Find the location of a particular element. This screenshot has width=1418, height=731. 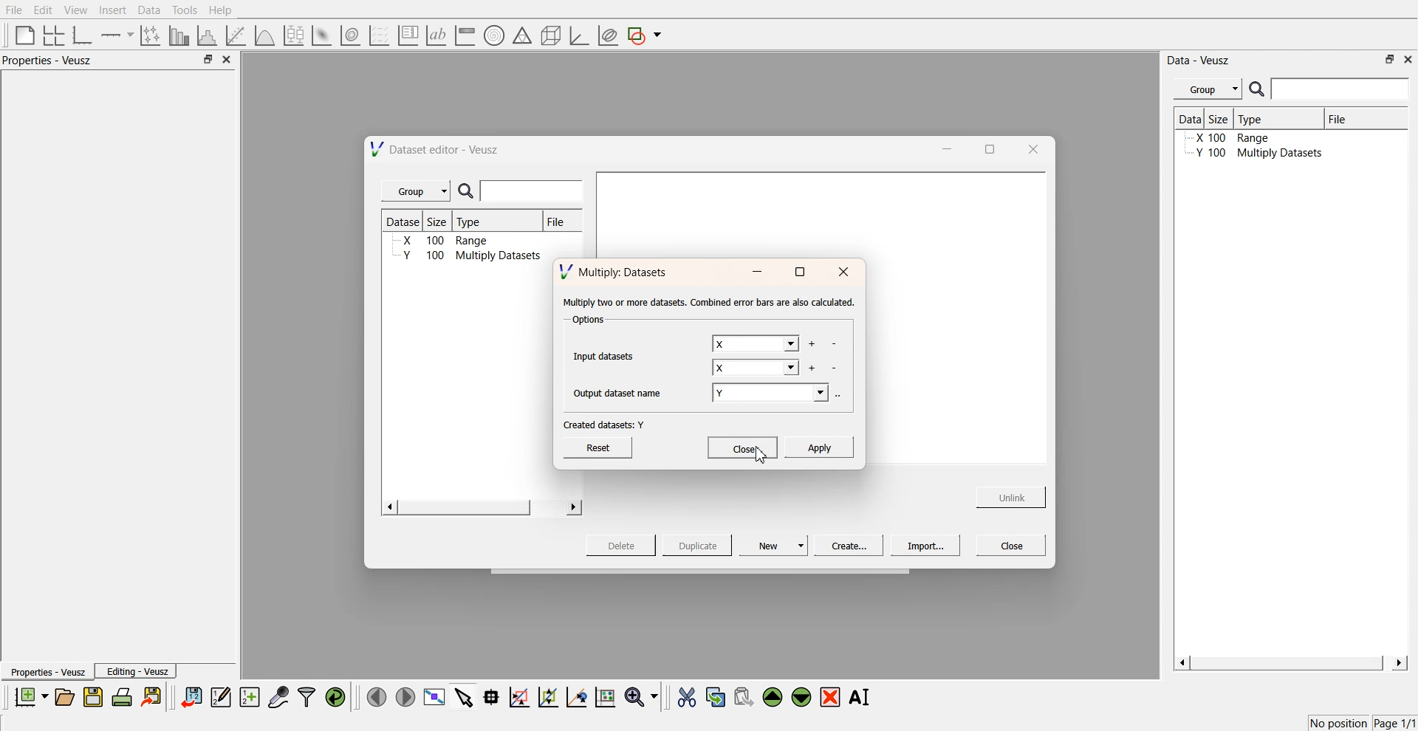

open is located at coordinates (64, 697).